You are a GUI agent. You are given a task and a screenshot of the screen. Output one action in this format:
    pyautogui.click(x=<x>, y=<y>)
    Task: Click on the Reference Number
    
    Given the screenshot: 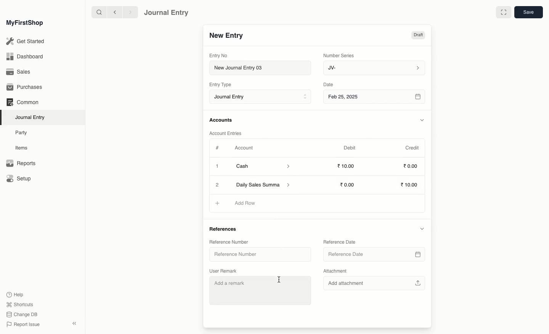 What is the action you would take?
    pyautogui.click(x=238, y=255)
    